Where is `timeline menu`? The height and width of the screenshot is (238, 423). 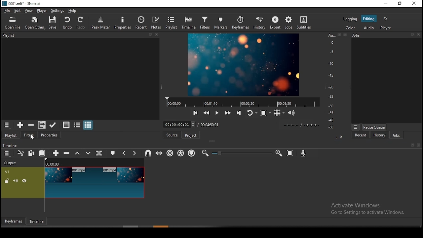 timeline menu is located at coordinates (8, 125).